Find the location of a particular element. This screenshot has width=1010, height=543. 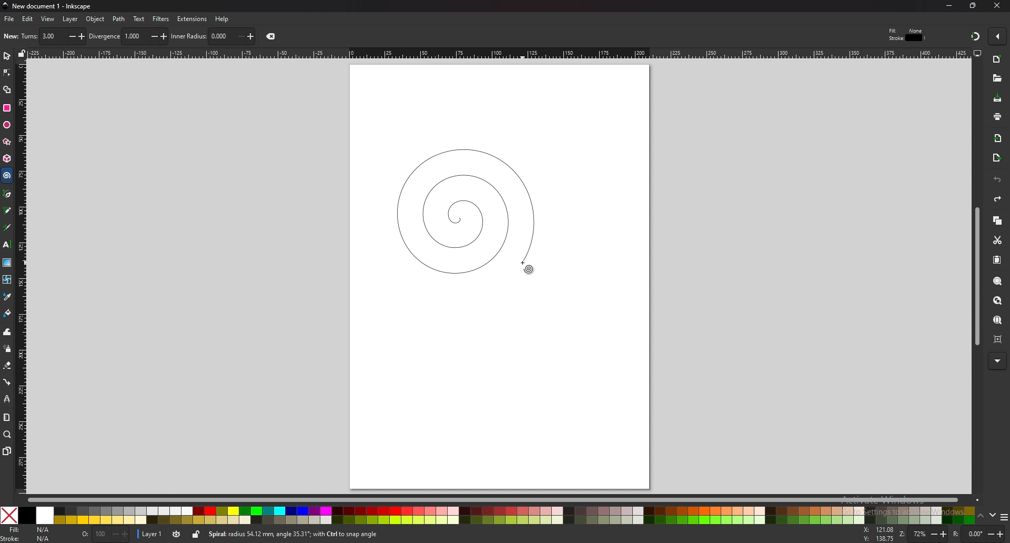

print is located at coordinates (997, 116).